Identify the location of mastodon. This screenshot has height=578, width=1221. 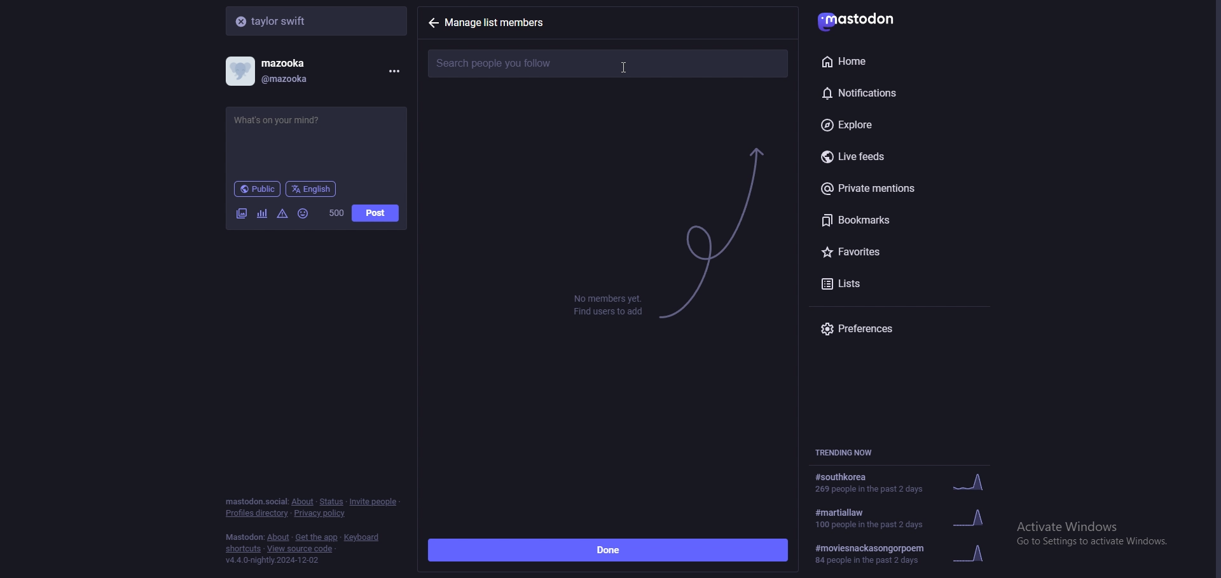
(244, 537).